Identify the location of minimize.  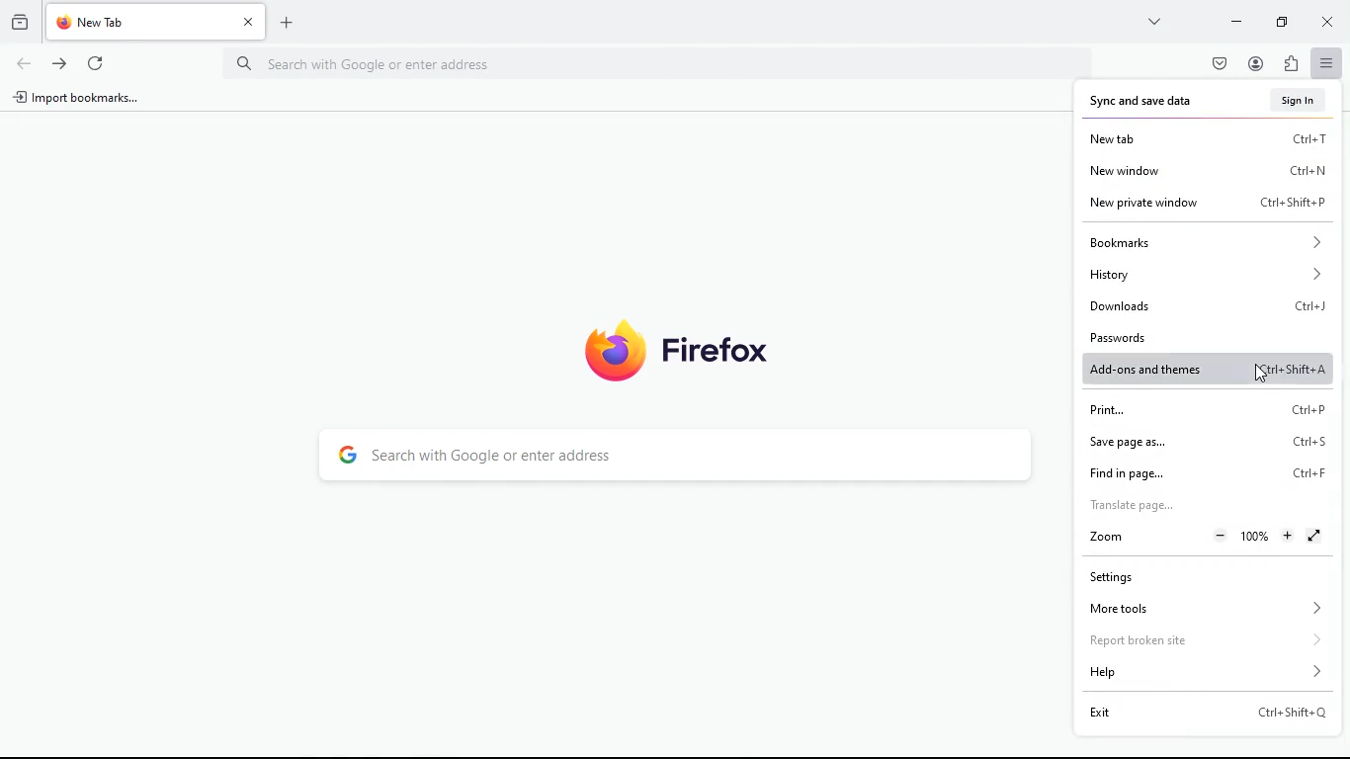
(1236, 21).